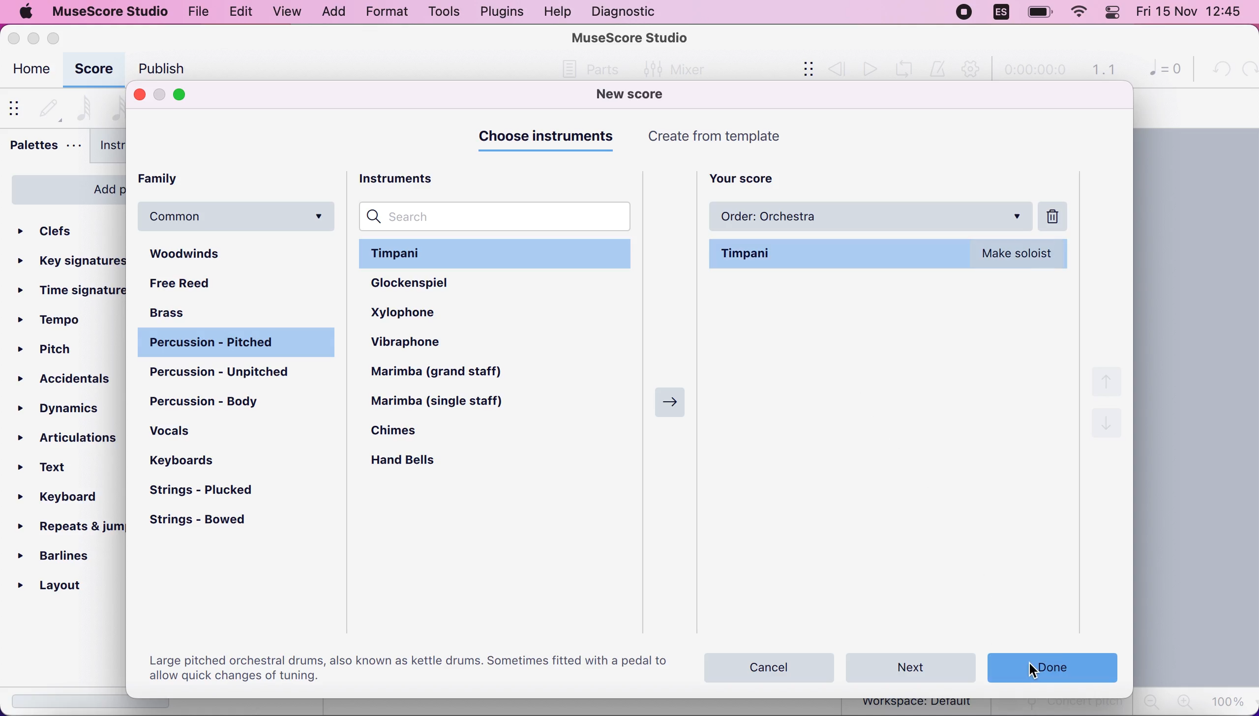 This screenshot has height=716, width=1259. What do you see at coordinates (671, 68) in the screenshot?
I see `Mixer` at bounding box center [671, 68].